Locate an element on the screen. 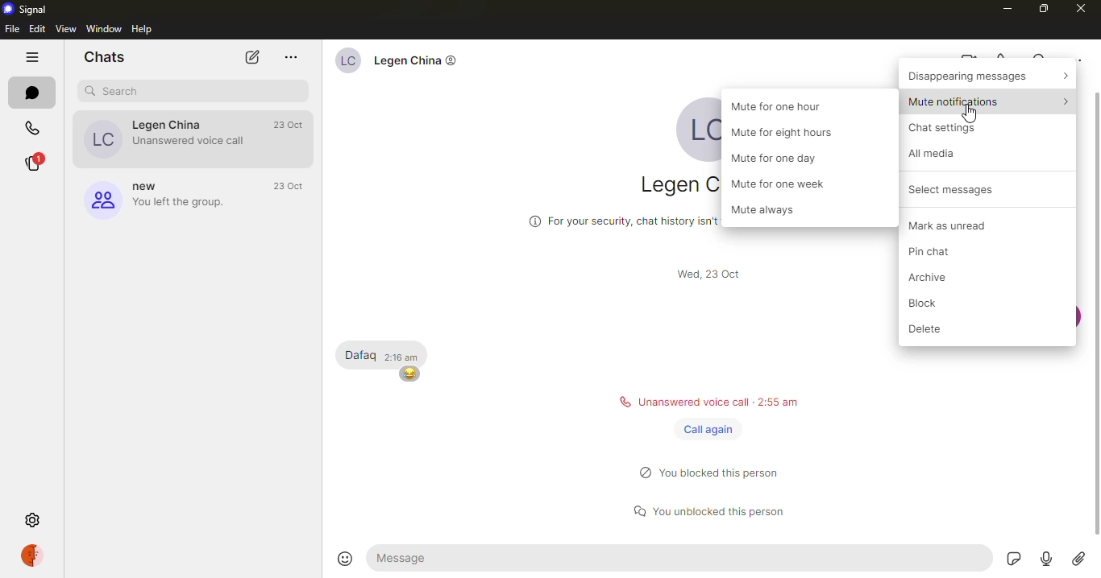  chats is located at coordinates (105, 56).